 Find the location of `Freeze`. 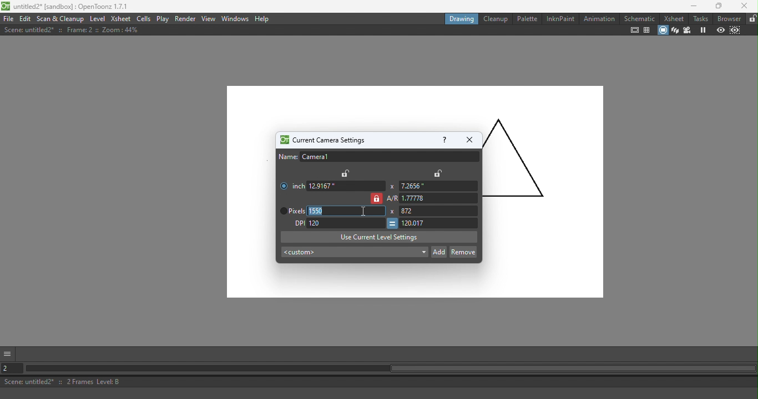

Freeze is located at coordinates (701, 30).